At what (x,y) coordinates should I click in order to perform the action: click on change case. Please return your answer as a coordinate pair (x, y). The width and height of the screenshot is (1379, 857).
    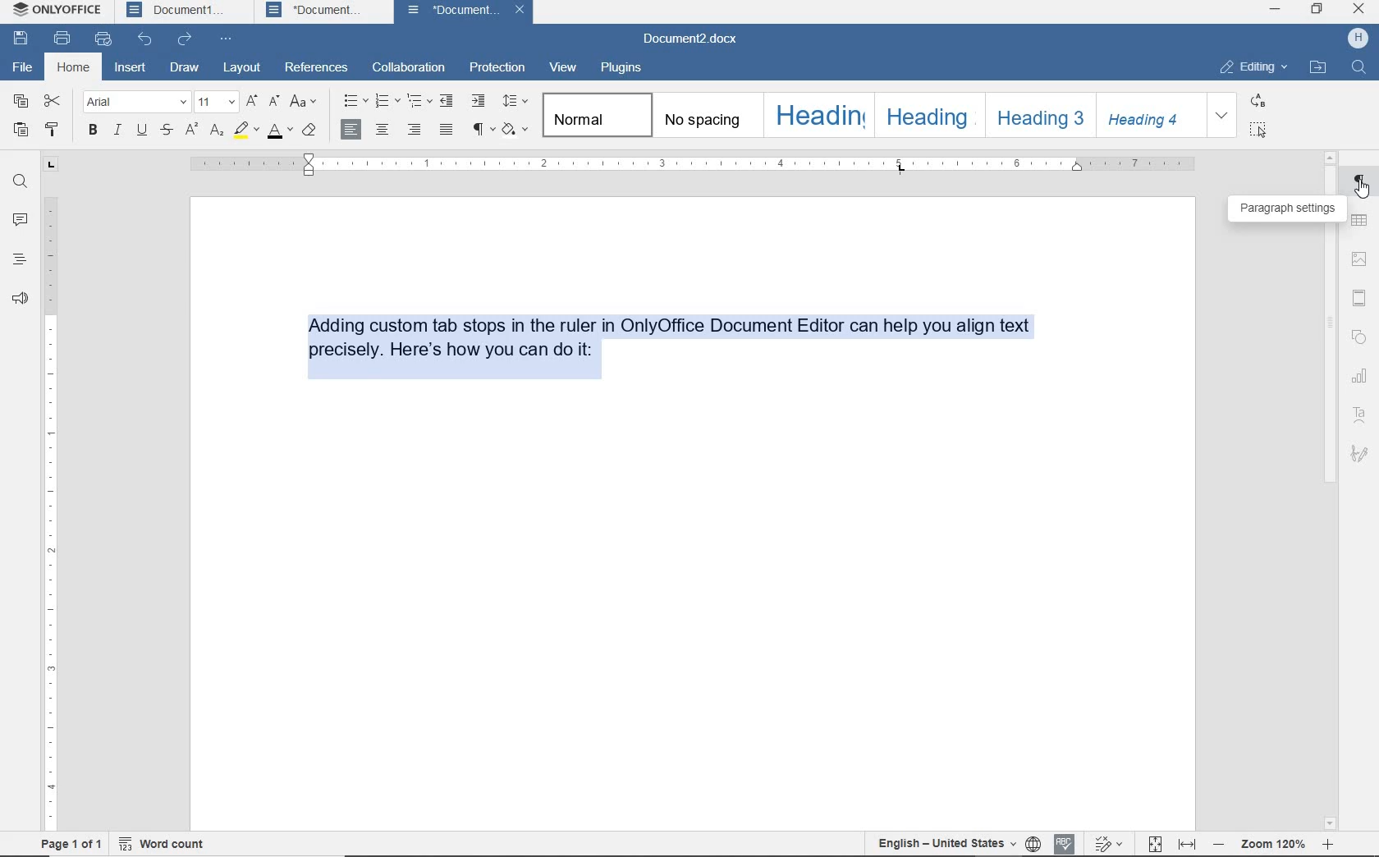
    Looking at the image, I should click on (307, 103).